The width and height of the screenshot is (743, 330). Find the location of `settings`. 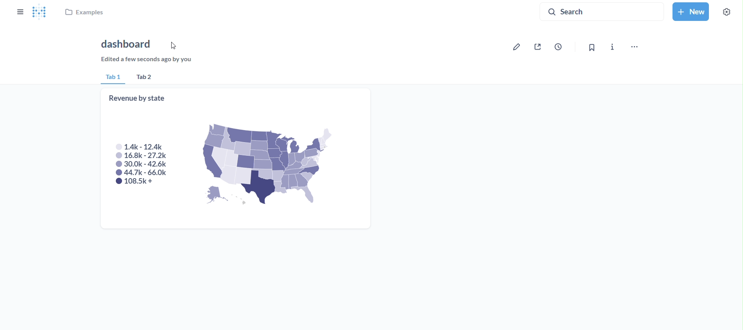

settings is located at coordinates (725, 11).